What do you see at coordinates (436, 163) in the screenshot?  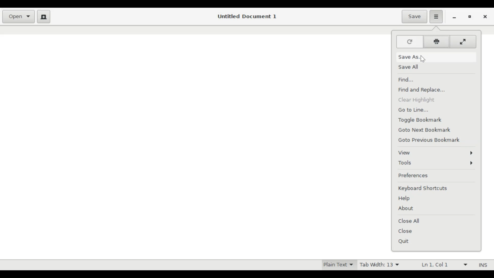 I see `Tools` at bounding box center [436, 163].